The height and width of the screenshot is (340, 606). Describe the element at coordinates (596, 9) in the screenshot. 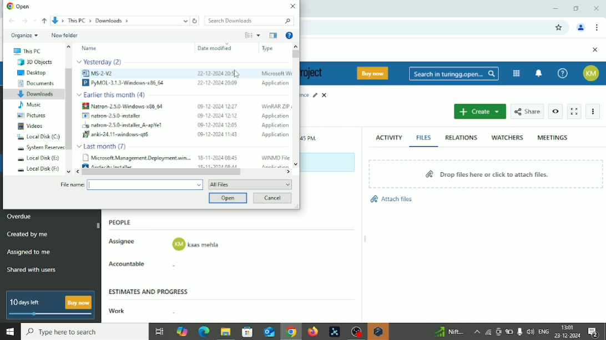

I see `Close` at that location.